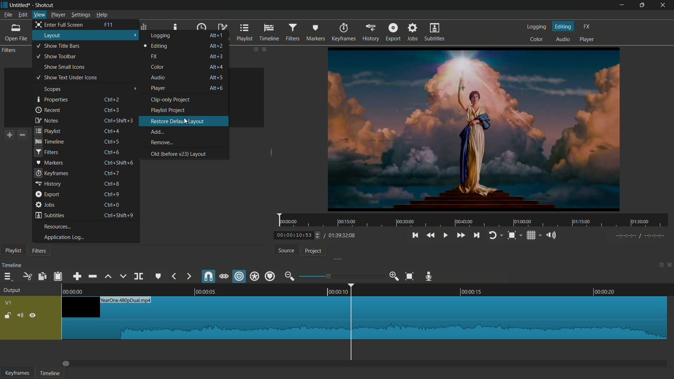 The width and height of the screenshot is (674, 379). I want to click on player menu, so click(58, 15).